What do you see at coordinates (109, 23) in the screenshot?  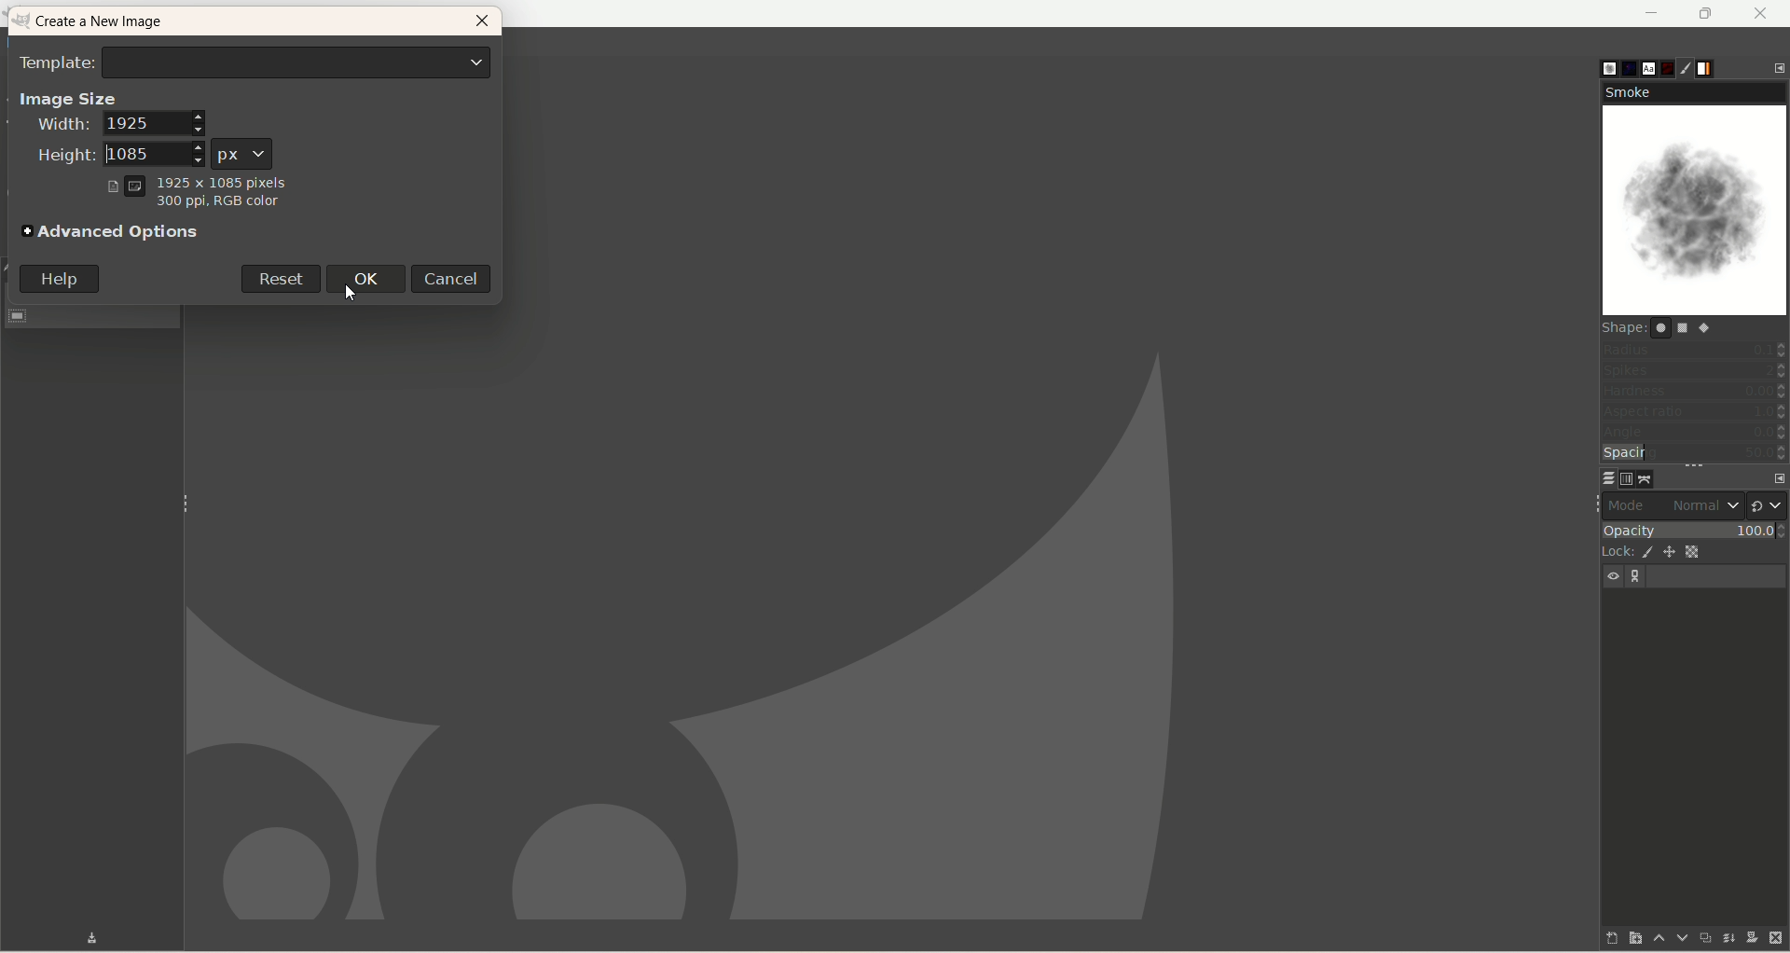 I see `create a new image` at bounding box center [109, 23].